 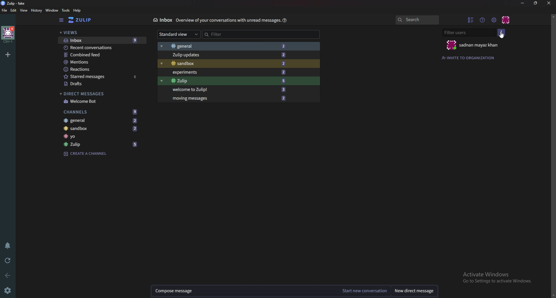 I want to click on Main menu, so click(x=494, y=20).